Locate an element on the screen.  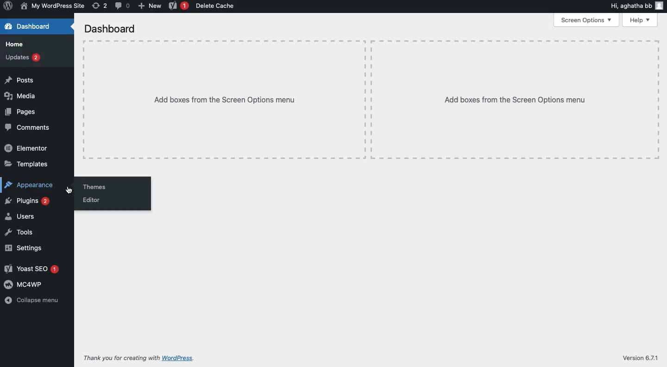
Elementor is located at coordinates (29, 147).